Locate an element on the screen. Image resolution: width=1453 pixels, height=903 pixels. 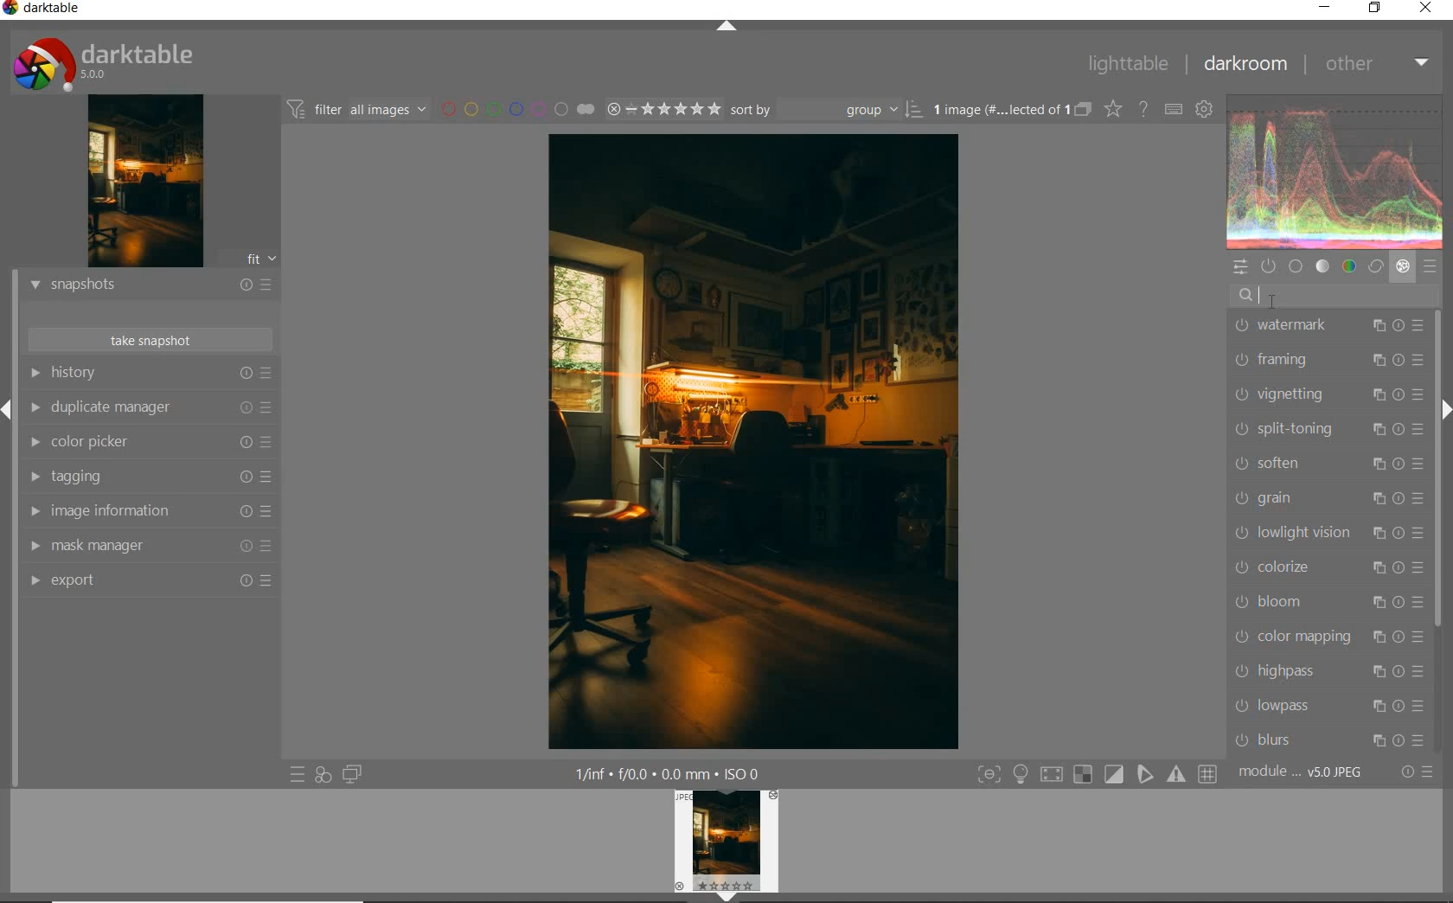
quick access panel is located at coordinates (1239, 266).